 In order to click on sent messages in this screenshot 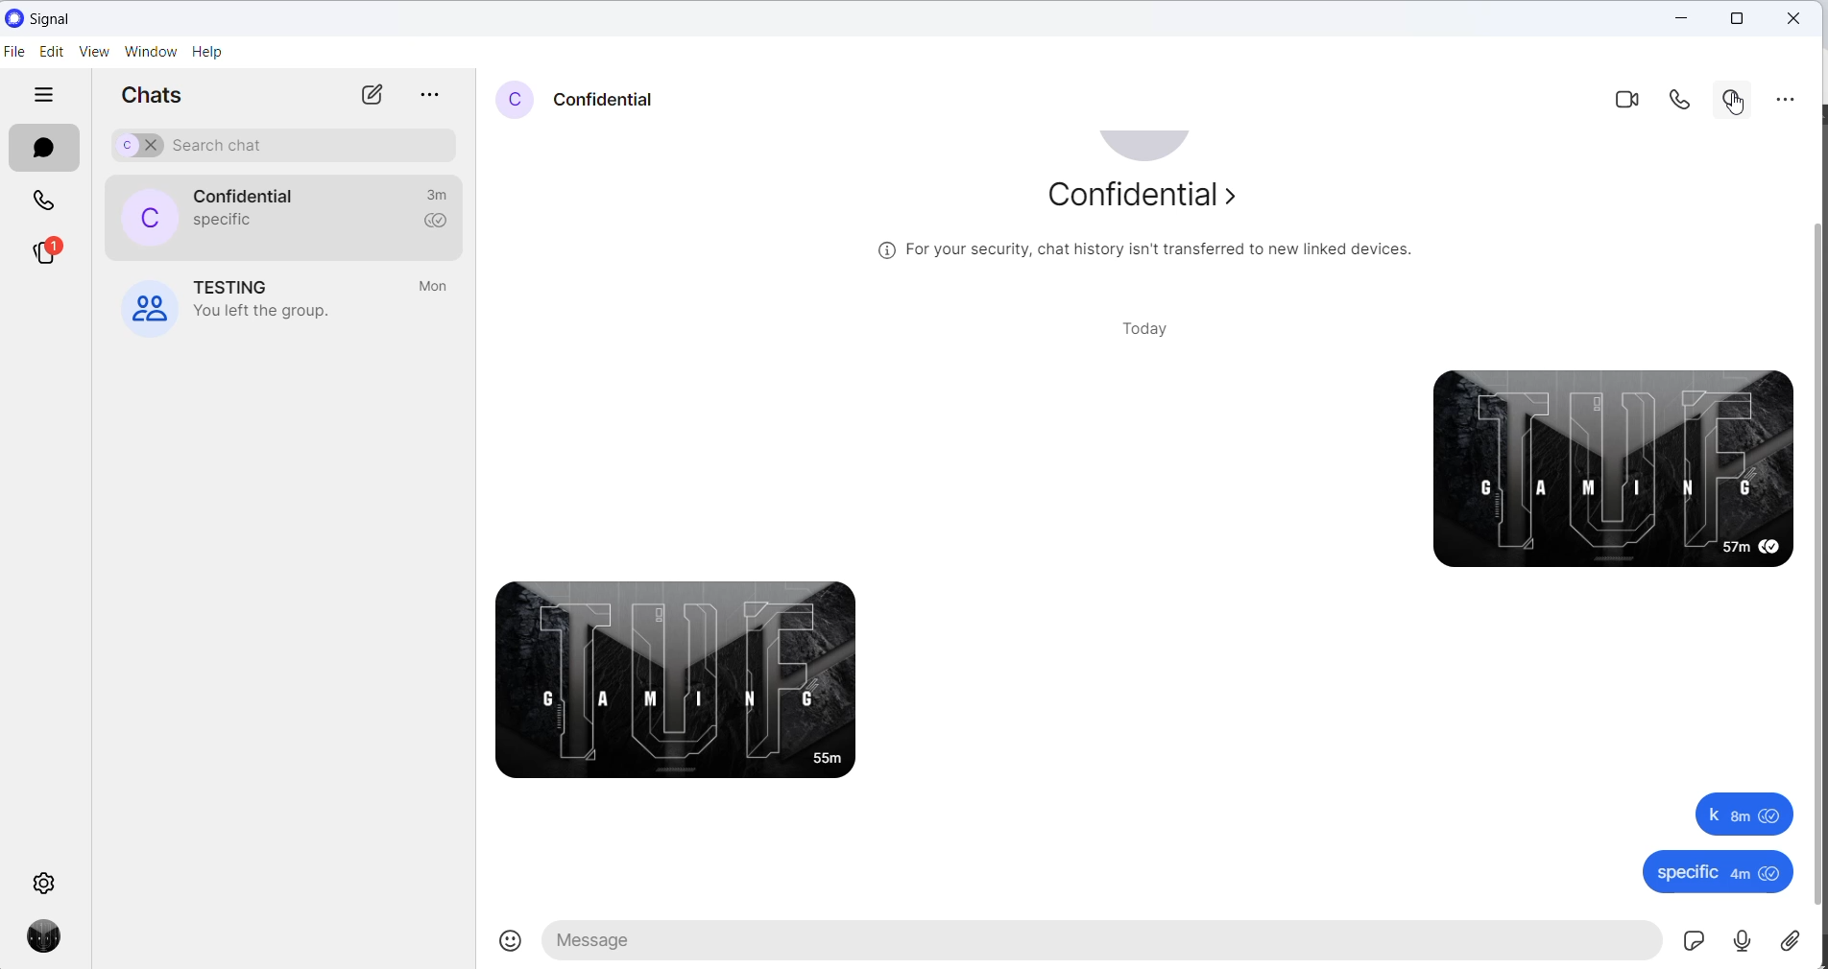, I will do `click(1599, 468)`.